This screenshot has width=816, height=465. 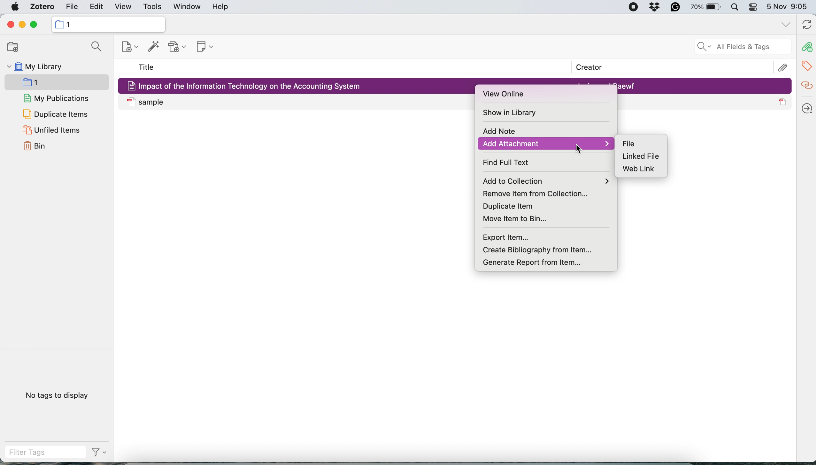 What do you see at coordinates (629, 143) in the screenshot?
I see `file` at bounding box center [629, 143].